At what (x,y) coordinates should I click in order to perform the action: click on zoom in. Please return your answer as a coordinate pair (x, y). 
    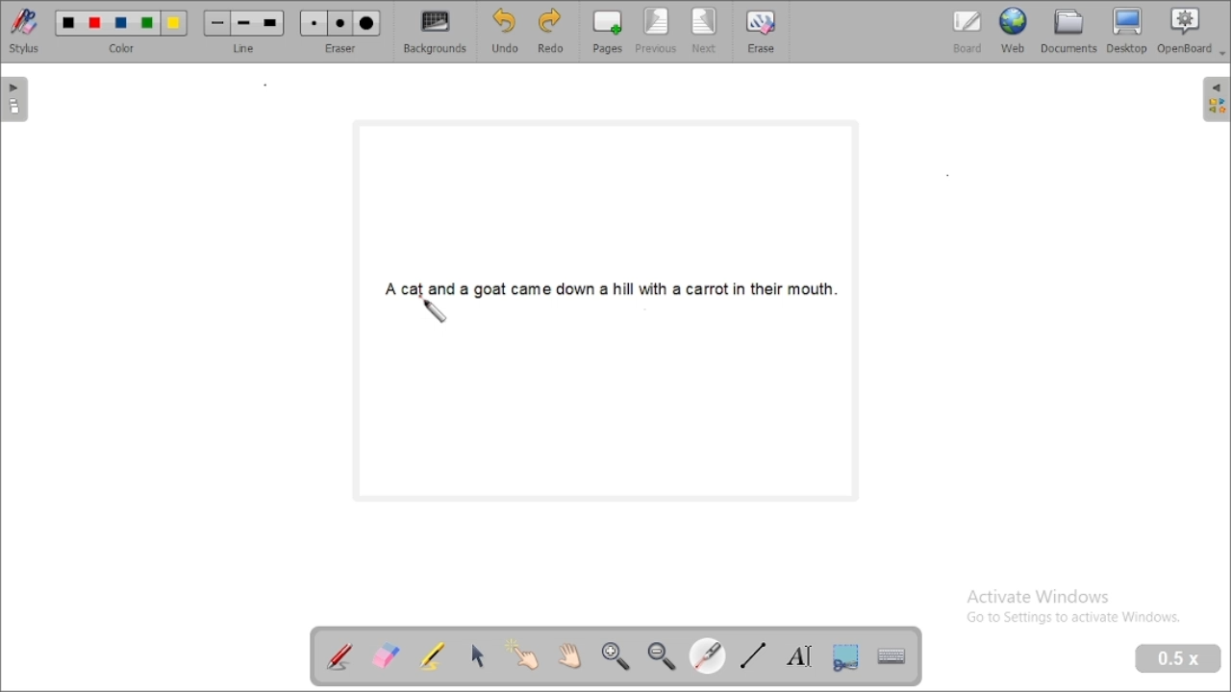
    Looking at the image, I should click on (616, 657).